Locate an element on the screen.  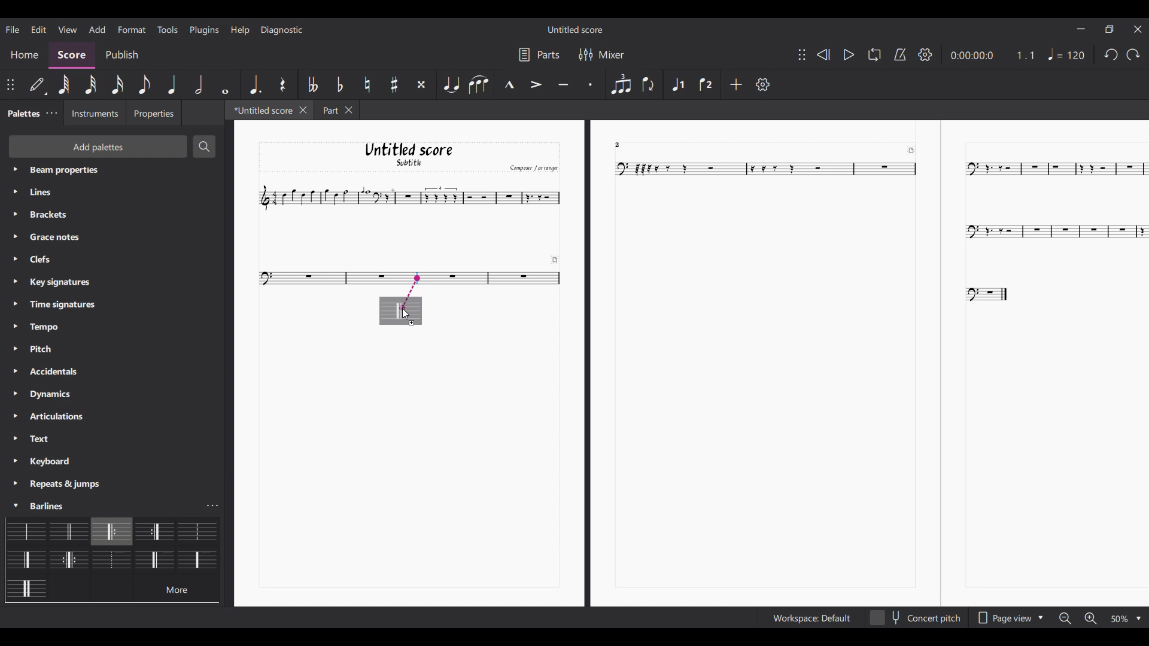
Palette settings is located at coordinates (54, 285).